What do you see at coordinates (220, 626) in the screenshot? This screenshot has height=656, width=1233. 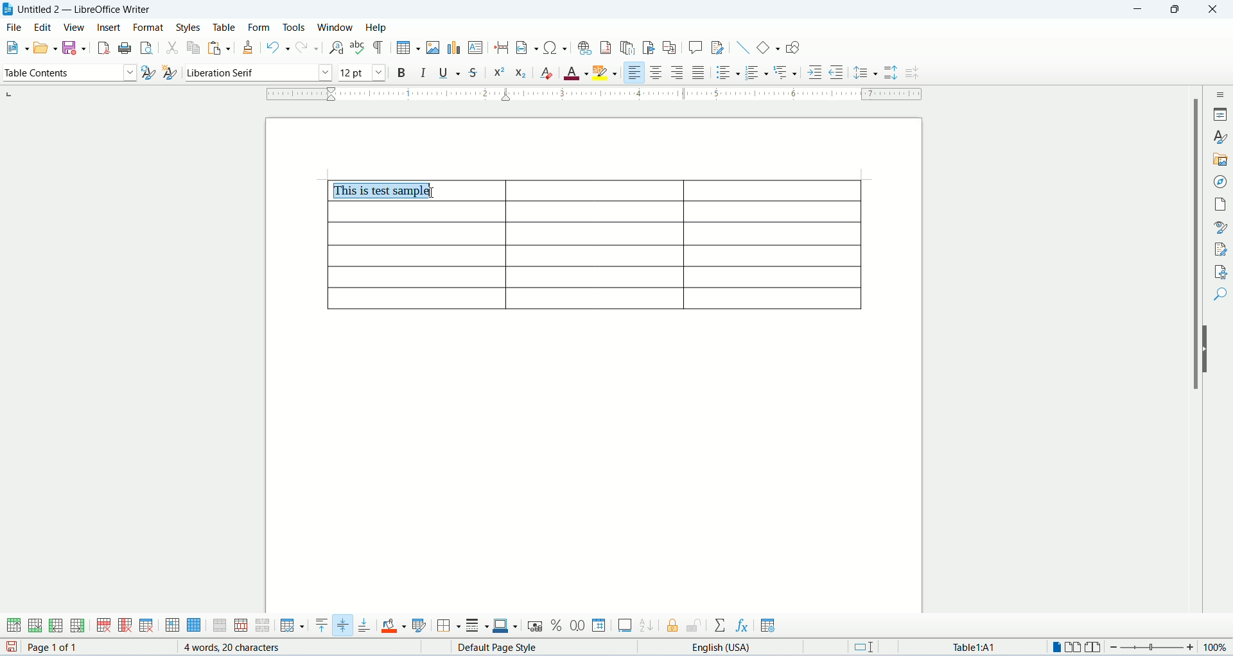 I see `merge cells` at bounding box center [220, 626].